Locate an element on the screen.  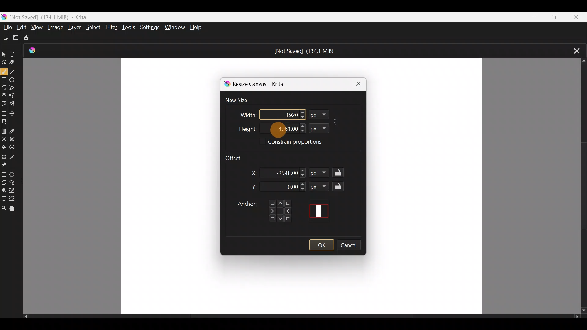
Create a new document is located at coordinates (6, 37).